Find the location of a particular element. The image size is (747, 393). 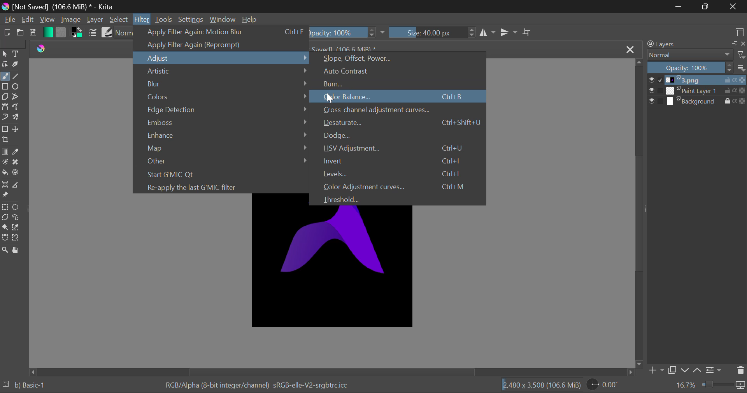

Pattern is located at coordinates (61, 32).